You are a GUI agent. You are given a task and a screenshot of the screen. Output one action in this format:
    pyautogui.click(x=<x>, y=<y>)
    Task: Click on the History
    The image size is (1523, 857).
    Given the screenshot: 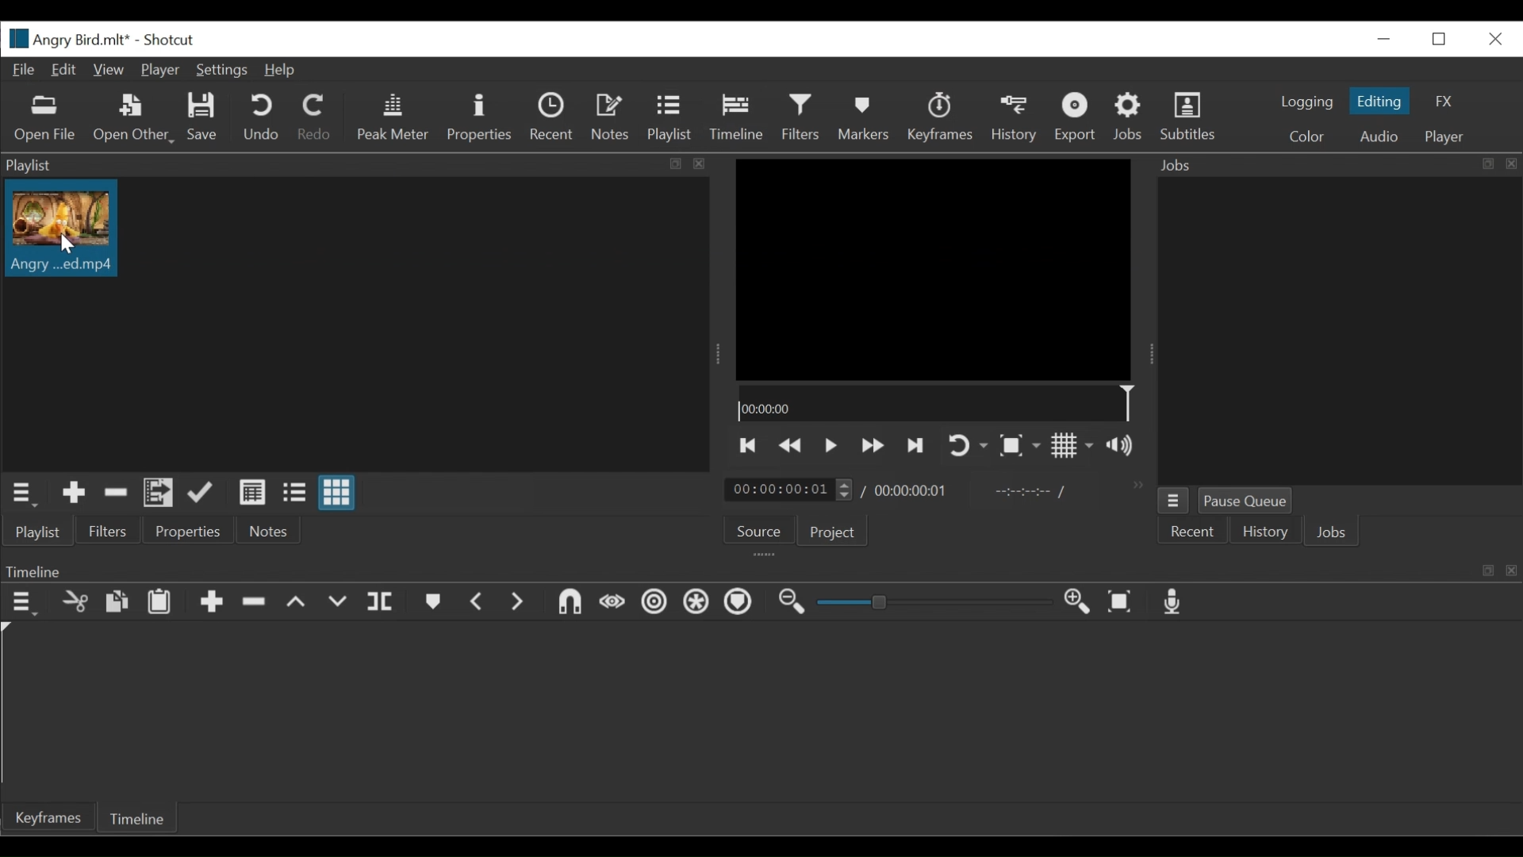 What is the action you would take?
    pyautogui.click(x=1264, y=530)
    